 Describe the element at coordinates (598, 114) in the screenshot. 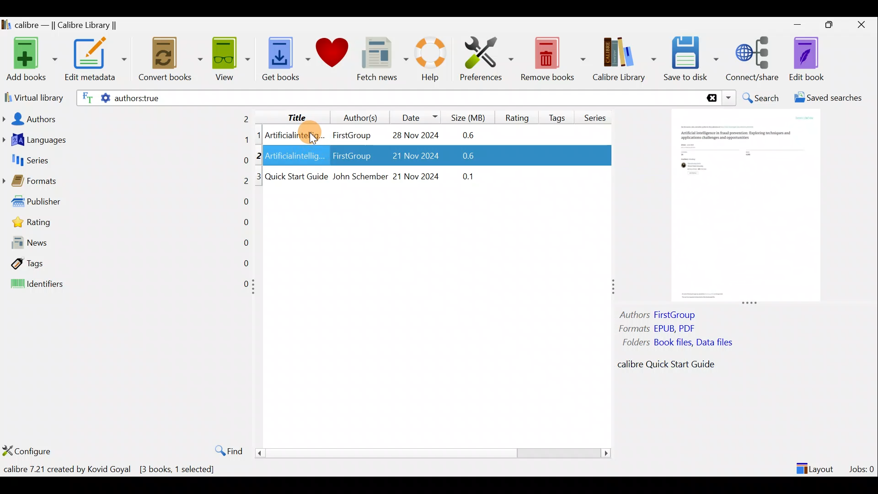

I see `Series` at that location.